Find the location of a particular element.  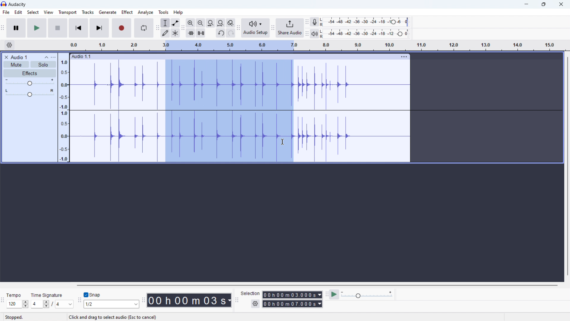

skip to start is located at coordinates (78, 28).